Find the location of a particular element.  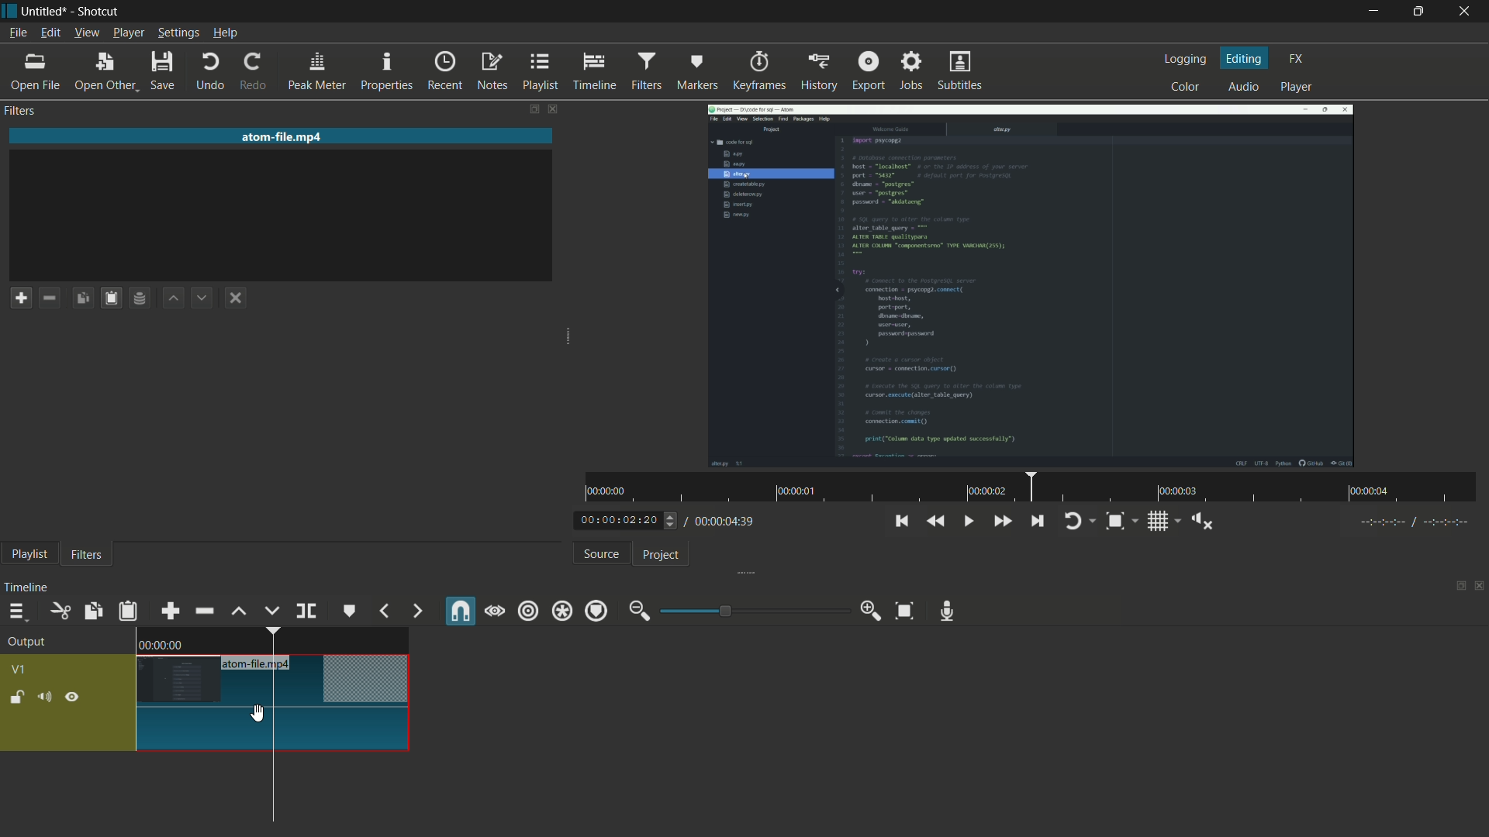

project is located at coordinates (662, 554).